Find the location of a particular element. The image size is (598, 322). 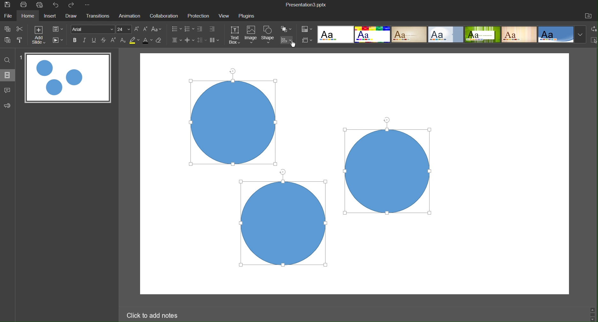

Font size is located at coordinates (125, 29).